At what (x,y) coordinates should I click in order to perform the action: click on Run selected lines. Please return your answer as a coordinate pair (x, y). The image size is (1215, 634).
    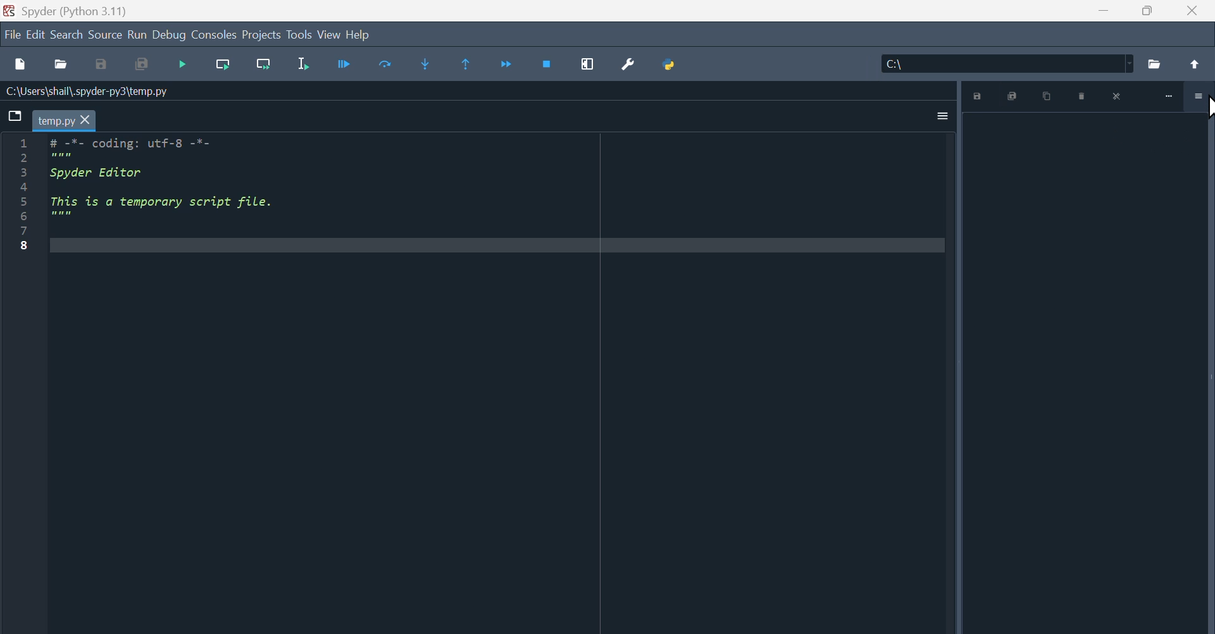
    Looking at the image, I should click on (390, 65).